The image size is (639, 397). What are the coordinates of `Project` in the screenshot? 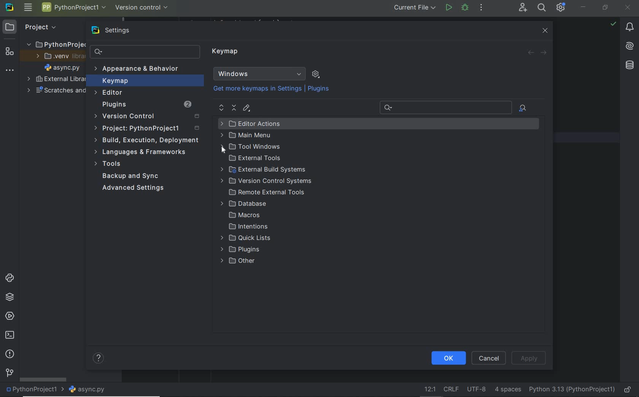 It's located at (148, 129).